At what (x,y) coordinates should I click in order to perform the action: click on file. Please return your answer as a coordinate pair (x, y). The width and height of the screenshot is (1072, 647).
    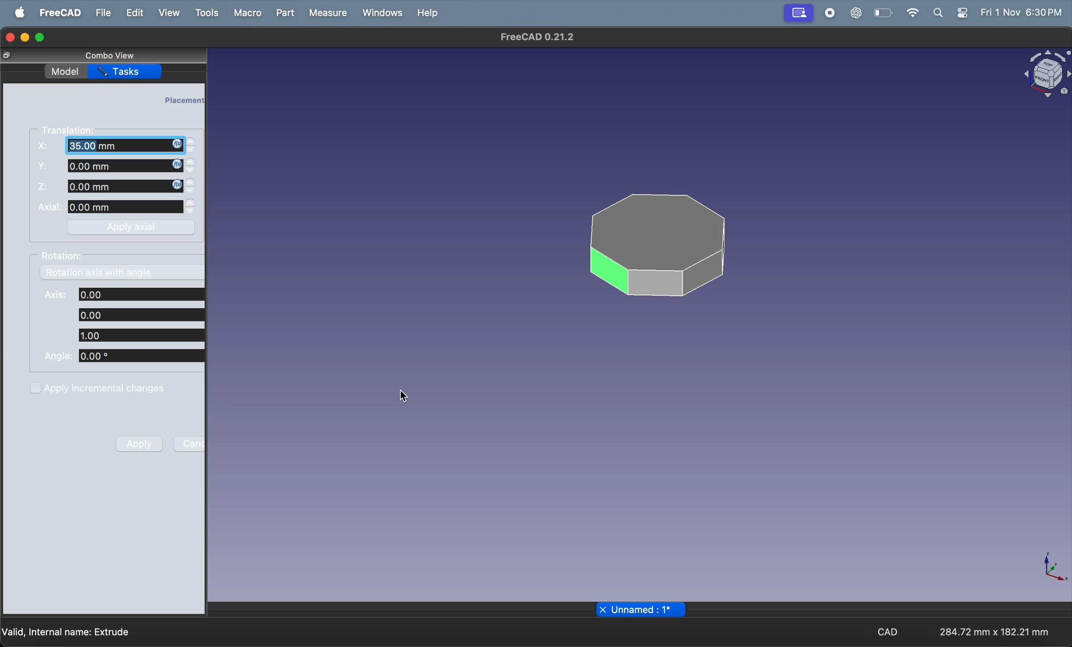
    Looking at the image, I should click on (103, 13).